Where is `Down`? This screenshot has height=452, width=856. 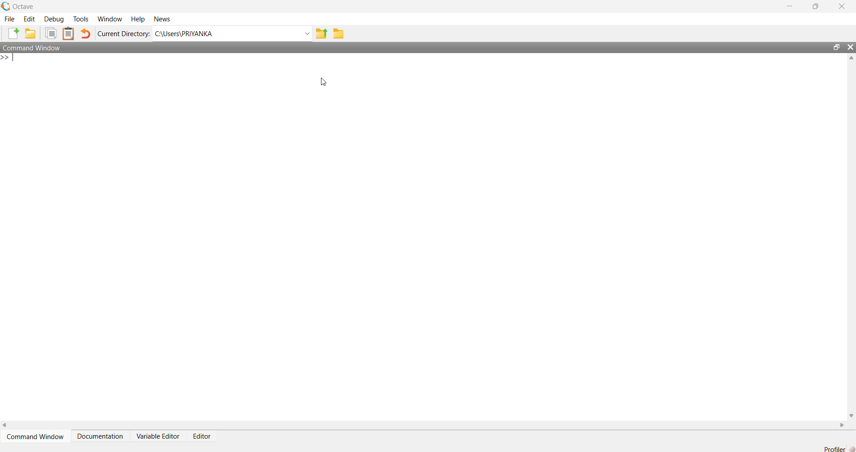
Down is located at coordinates (851, 412).